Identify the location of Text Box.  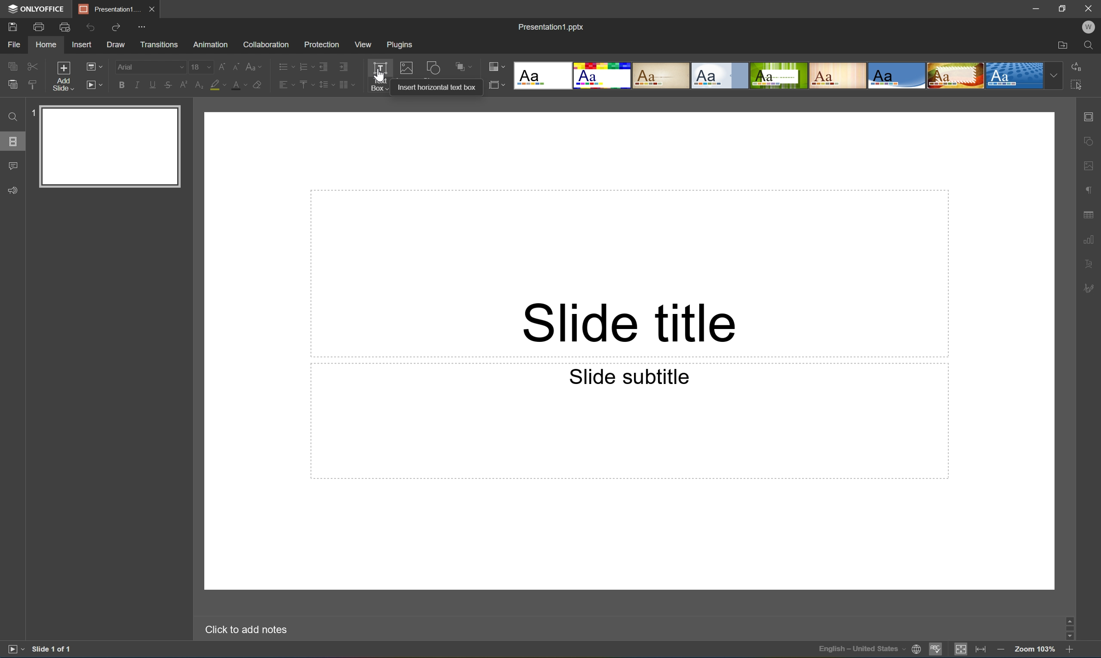
(379, 76).